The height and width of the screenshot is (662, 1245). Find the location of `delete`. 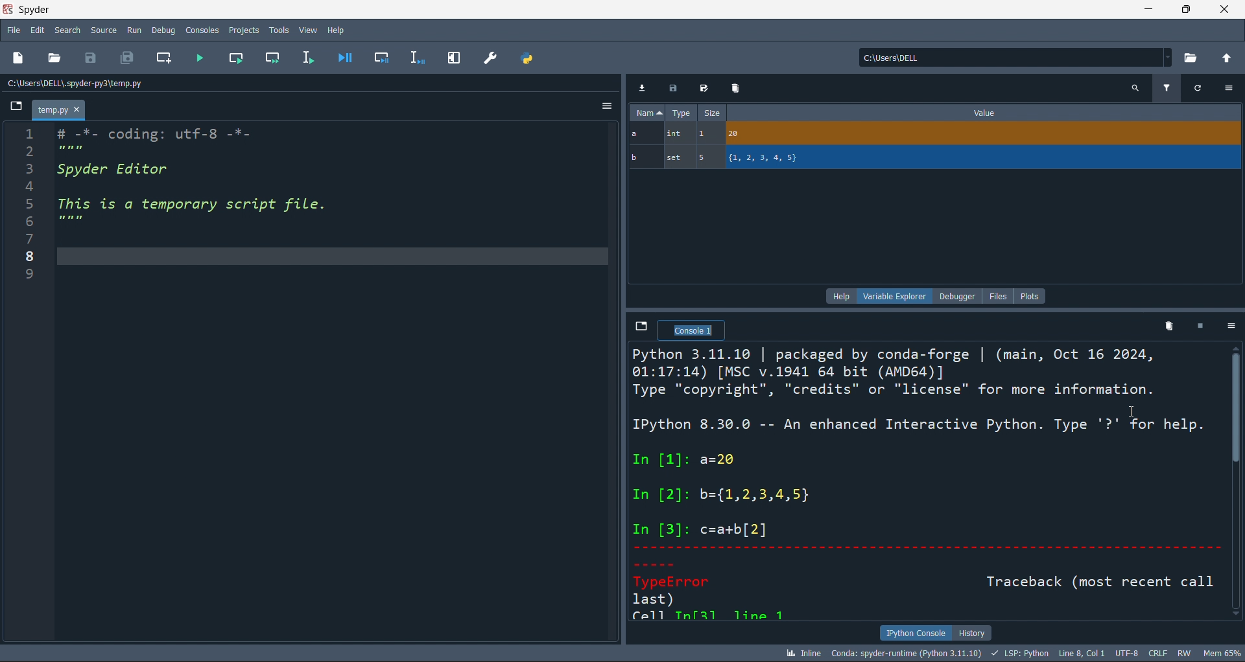

delete is located at coordinates (1167, 325).